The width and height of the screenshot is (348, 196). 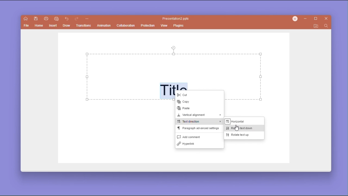 I want to click on rotate tool, so click(x=174, y=47).